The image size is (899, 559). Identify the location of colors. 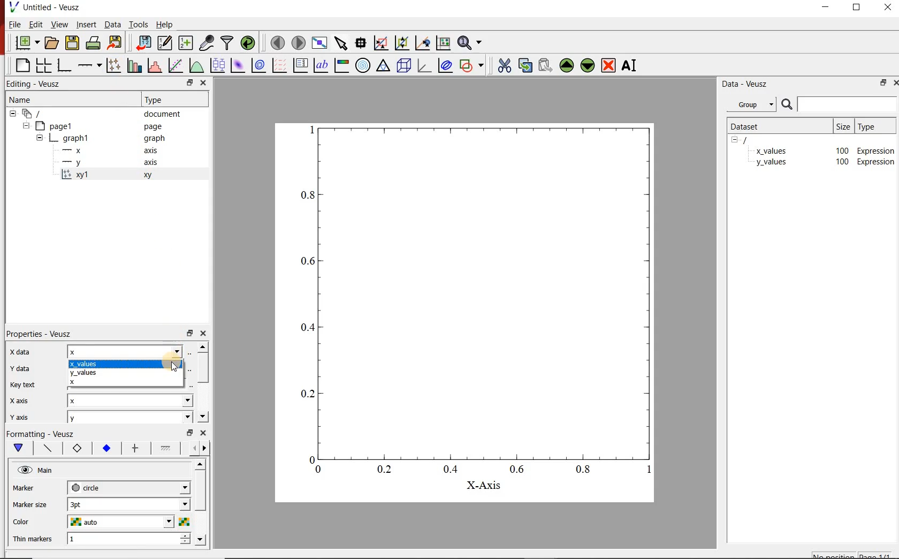
(184, 522).